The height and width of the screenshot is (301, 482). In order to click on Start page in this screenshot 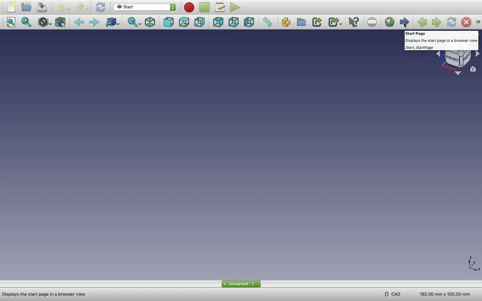, I will do `click(404, 22)`.